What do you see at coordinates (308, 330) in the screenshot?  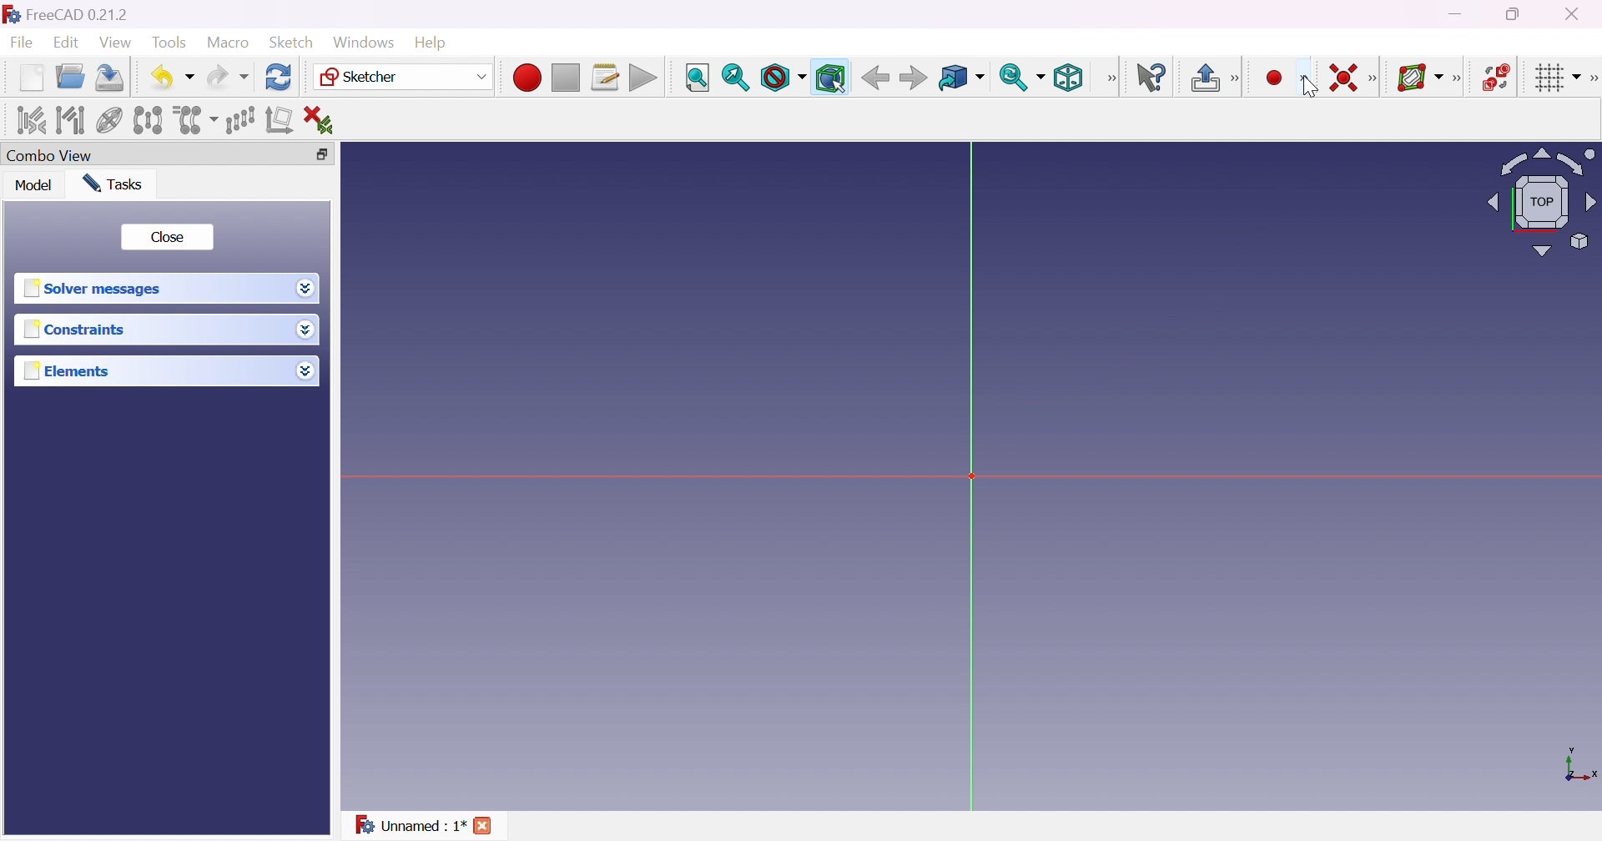 I see `Drop down` at bounding box center [308, 330].